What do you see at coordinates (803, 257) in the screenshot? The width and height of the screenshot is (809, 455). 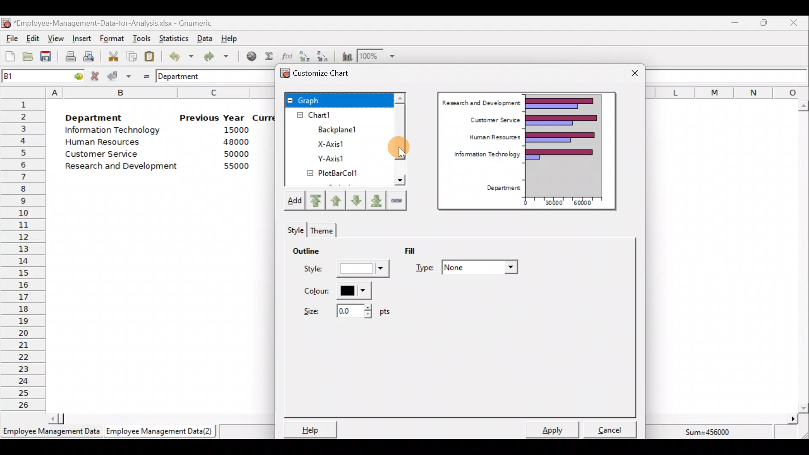 I see `Scroll bar` at bounding box center [803, 257].